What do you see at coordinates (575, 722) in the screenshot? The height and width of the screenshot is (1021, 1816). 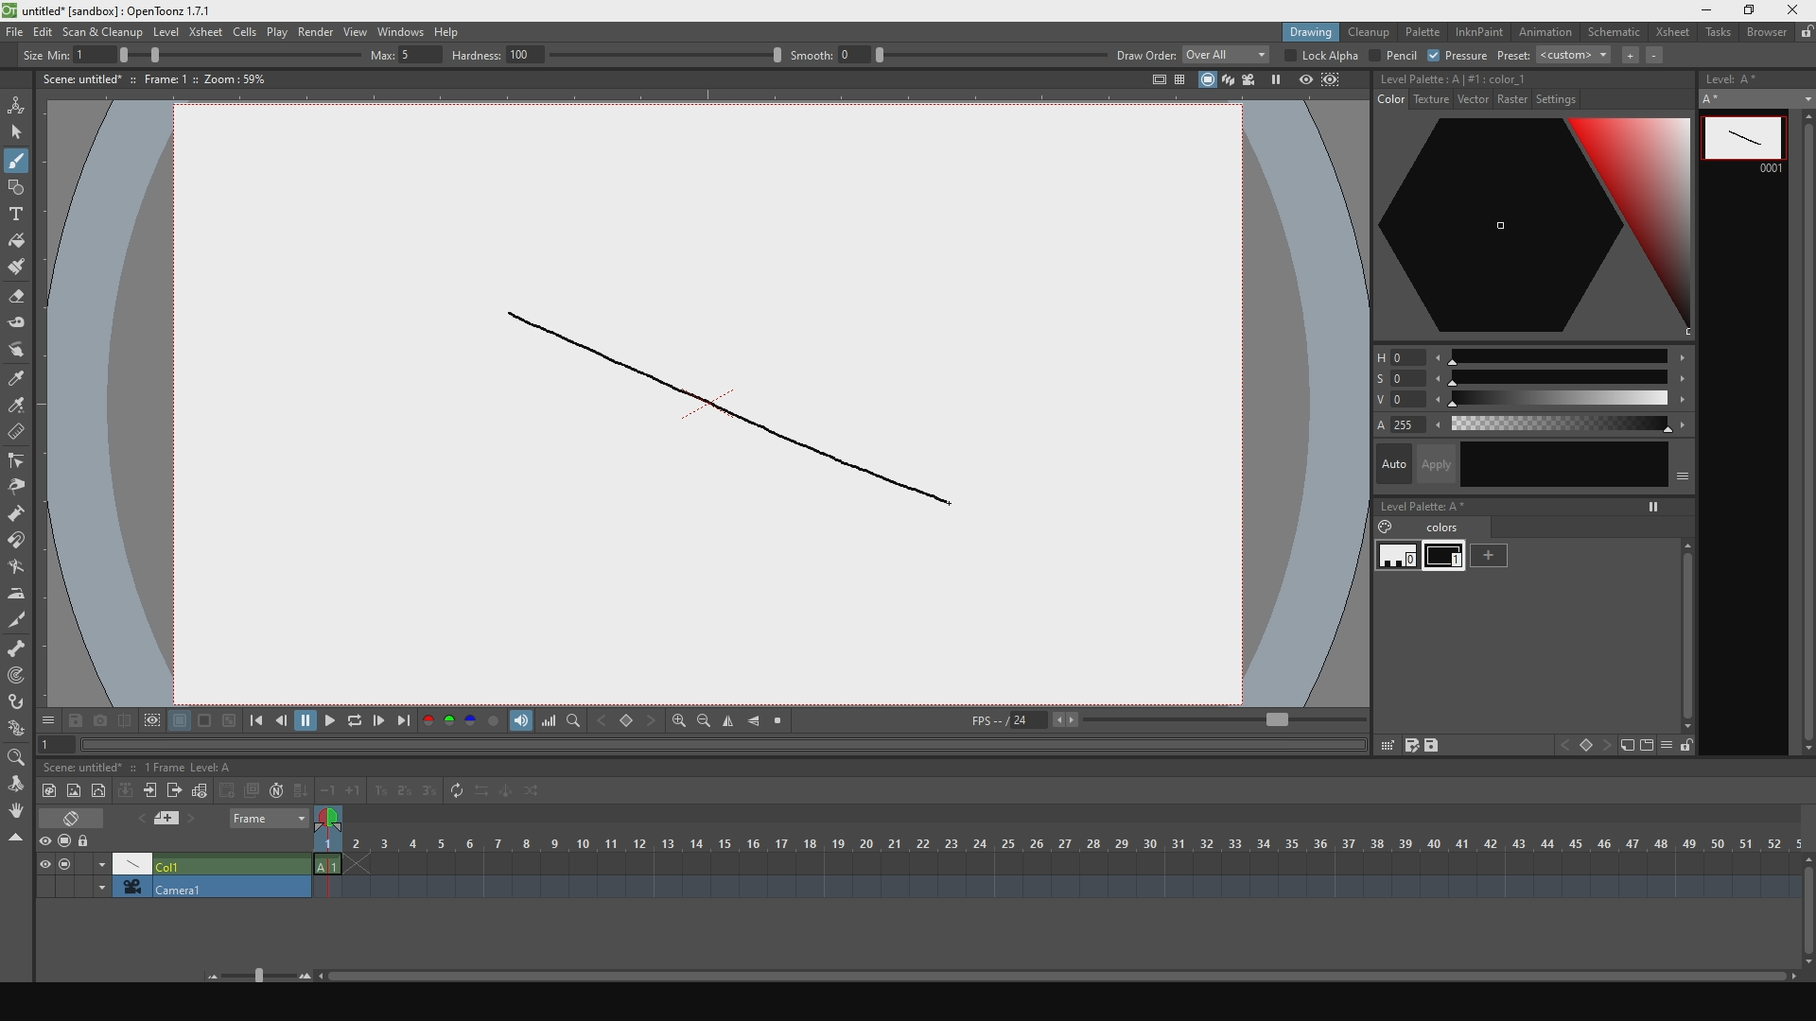 I see `finf` at bounding box center [575, 722].